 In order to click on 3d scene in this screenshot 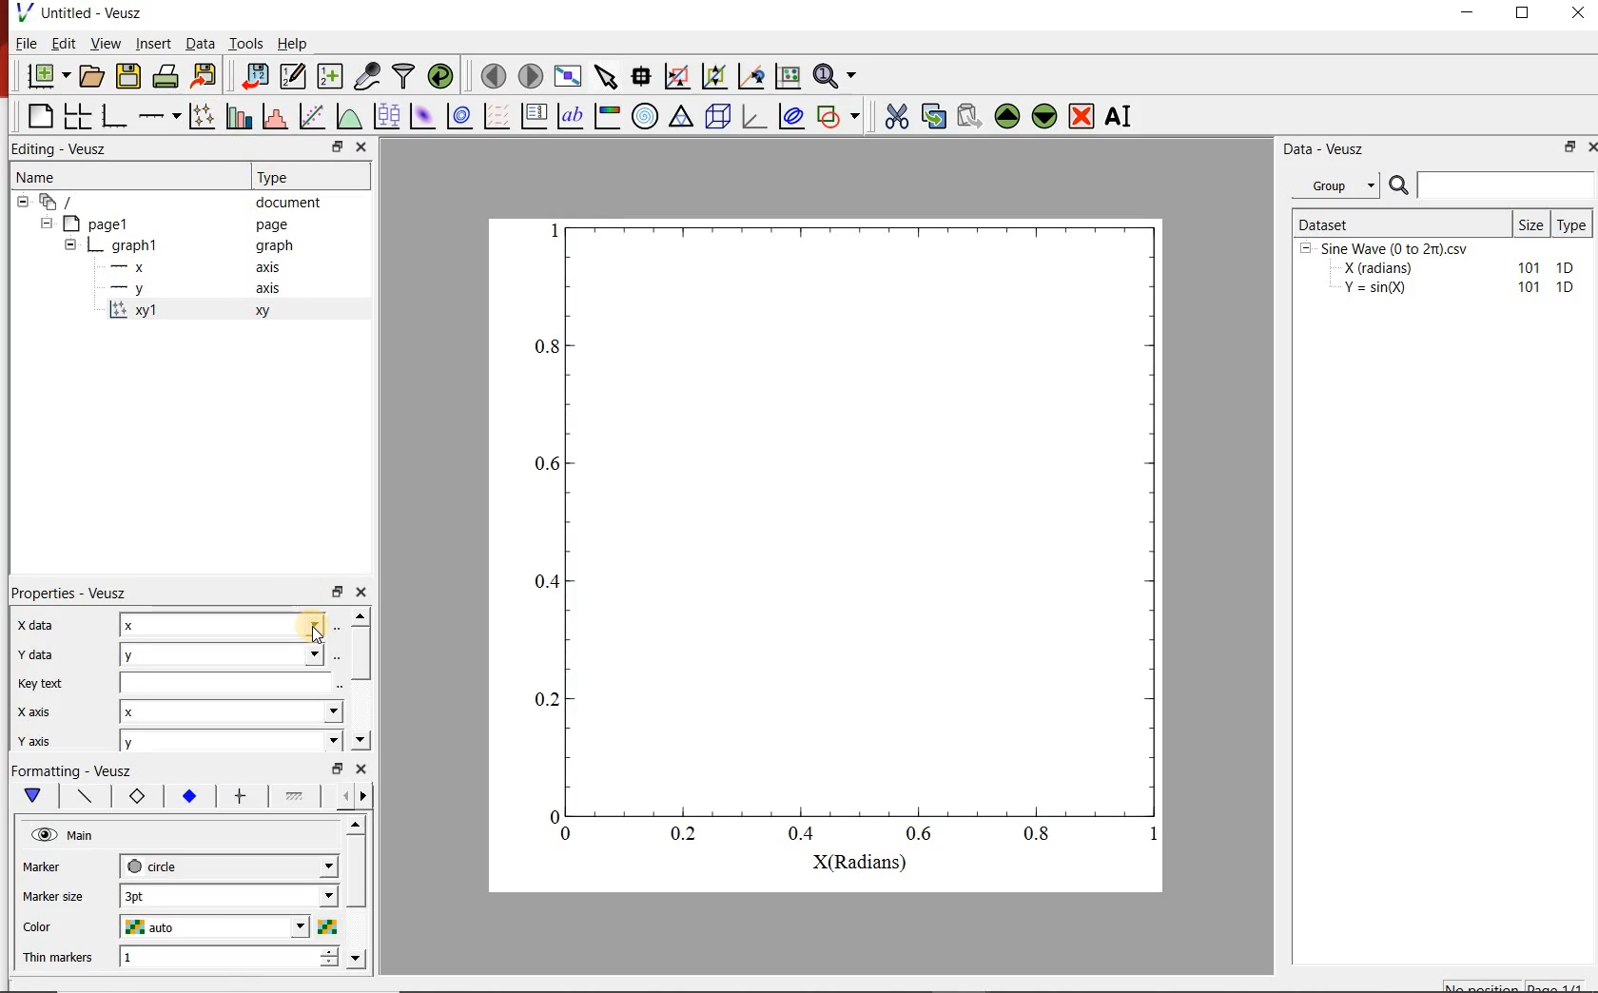, I will do `click(718, 116)`.